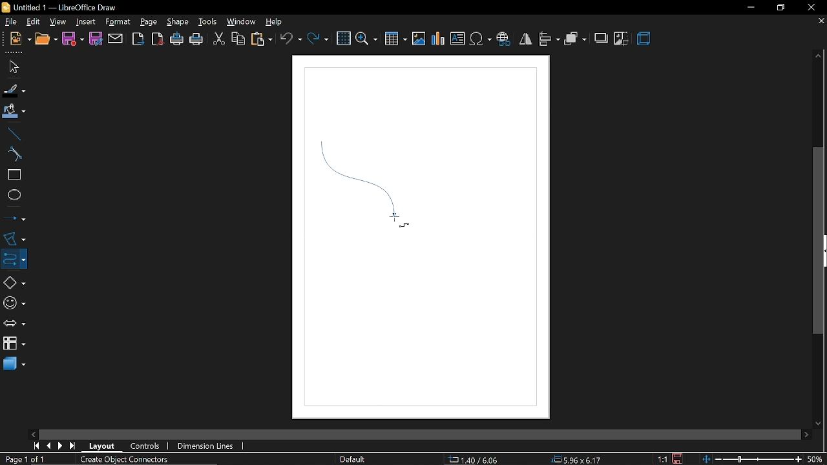 The height and width of the screenshot is (465, 827). Describe the element at coordinates (16, 40) in the screenshot. I see `new` at that location.